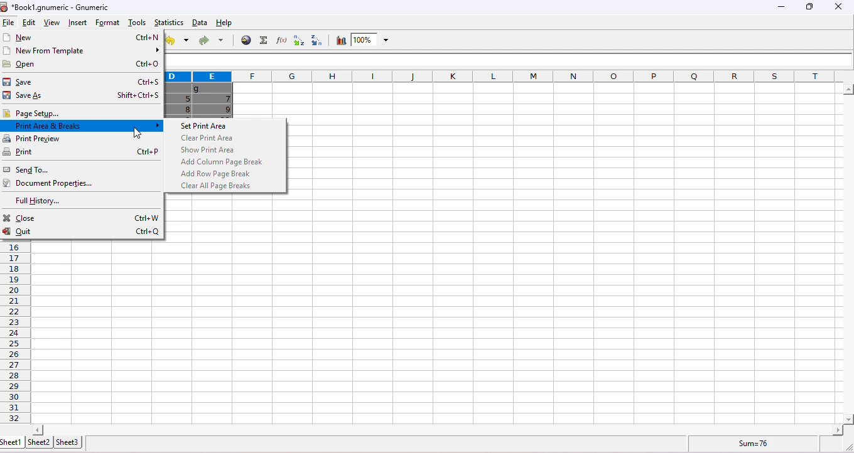 This screenshot has height=453, width=854. I want to click on column headings, so click(504, 77).